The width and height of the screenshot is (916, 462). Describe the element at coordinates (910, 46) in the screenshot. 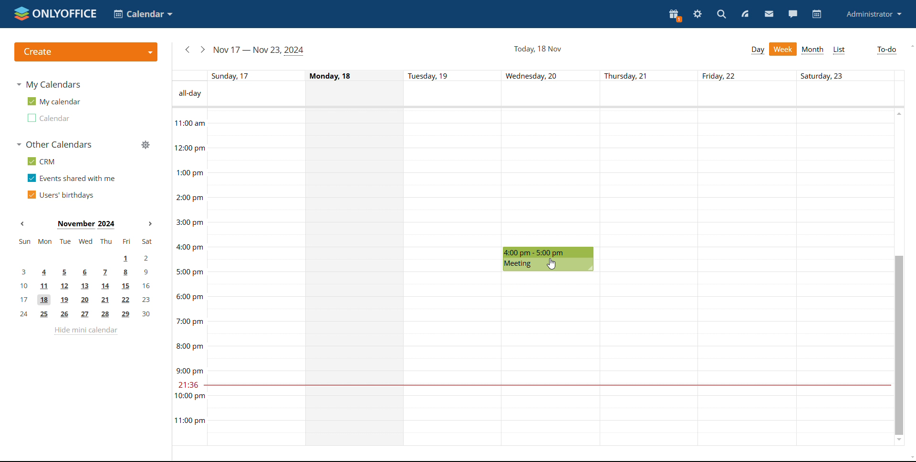

I see `scroll up` at that location.